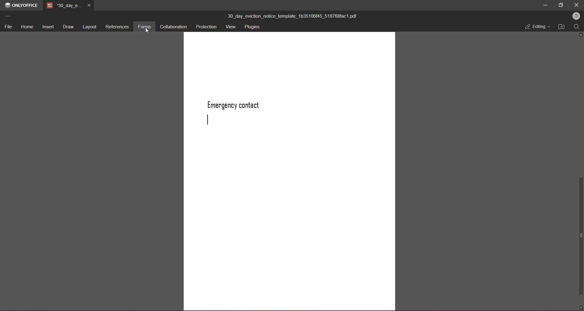 Image resolution: width=584 pixels, height=311 pixels. Describe the element at coordinates (26, 27) in the screenshot. I see `home` at that location.